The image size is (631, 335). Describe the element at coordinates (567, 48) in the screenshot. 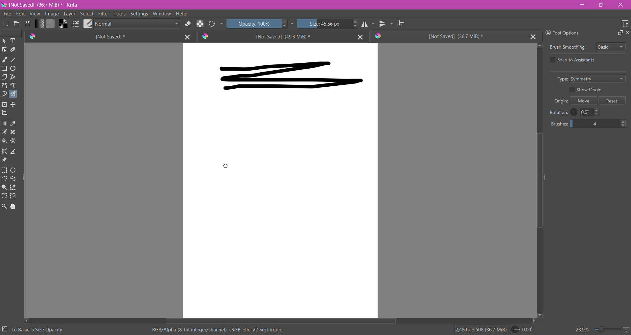

I see `Brush Smoothing` at that location.